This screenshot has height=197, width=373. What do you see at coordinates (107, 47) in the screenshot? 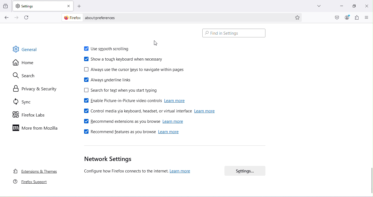
I see `Use smooth scrolling` at bounding box center [107, 47].